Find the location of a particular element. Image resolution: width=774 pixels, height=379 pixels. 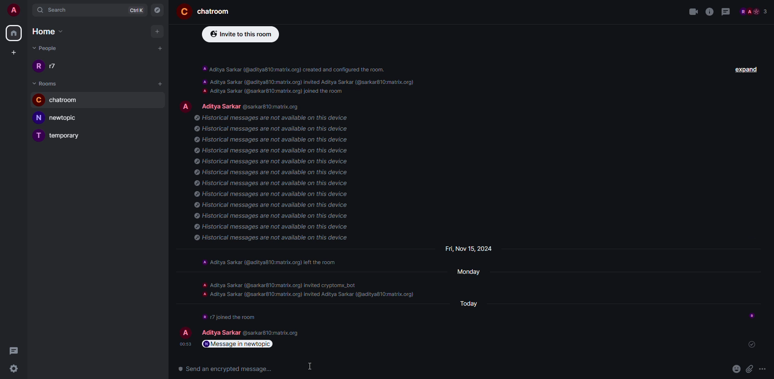

A Aditya Sarkar (@aditya810:matrix.org) left the room is located at coordinates (275, 263).